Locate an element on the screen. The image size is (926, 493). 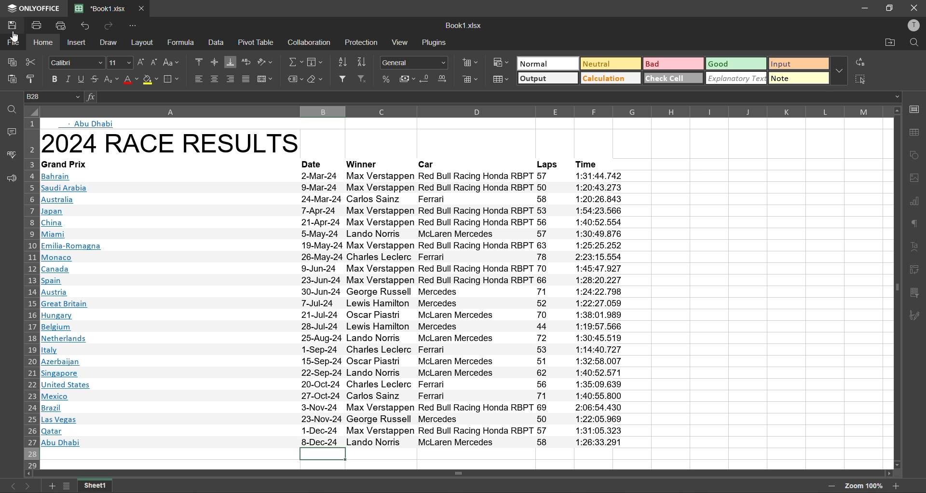
protection is located at coordinates (364, 42).